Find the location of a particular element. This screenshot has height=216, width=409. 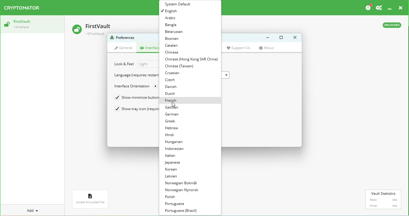

Polish is located at coordinates (174, 198).